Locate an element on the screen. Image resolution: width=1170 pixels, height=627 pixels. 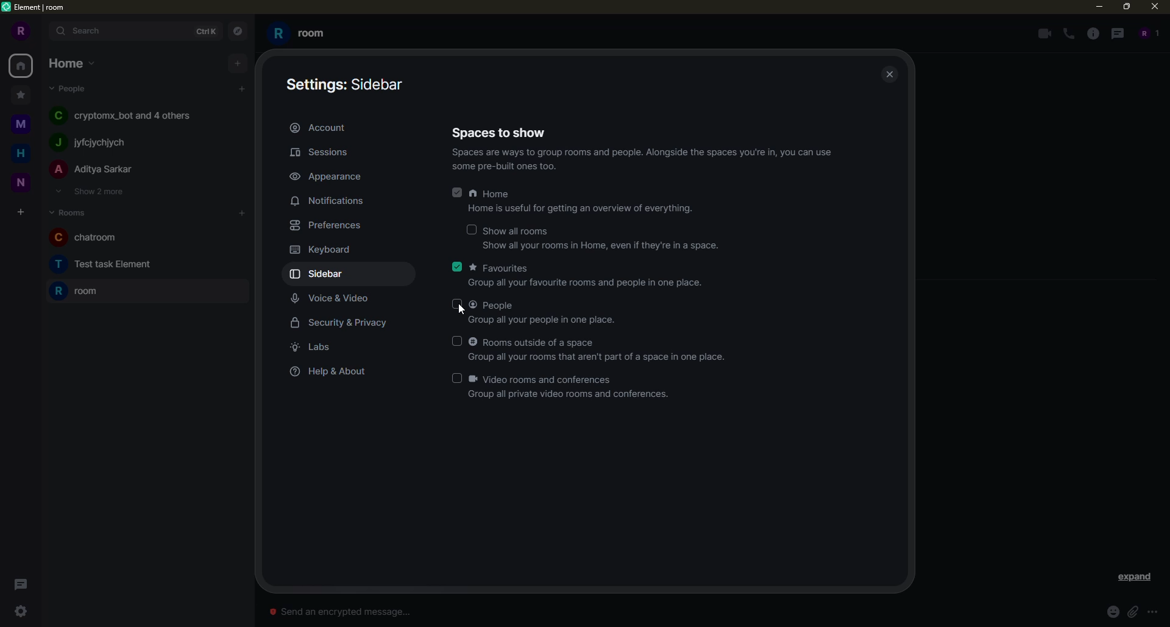
© Send an encrypted message... is located at coordinates (355, 611).